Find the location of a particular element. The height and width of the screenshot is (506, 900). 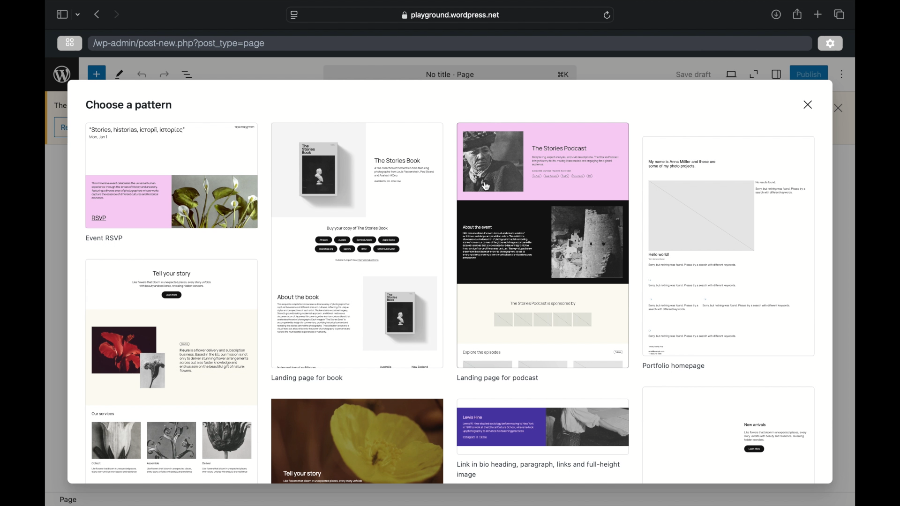

expand is located at coordinates (754, 74).